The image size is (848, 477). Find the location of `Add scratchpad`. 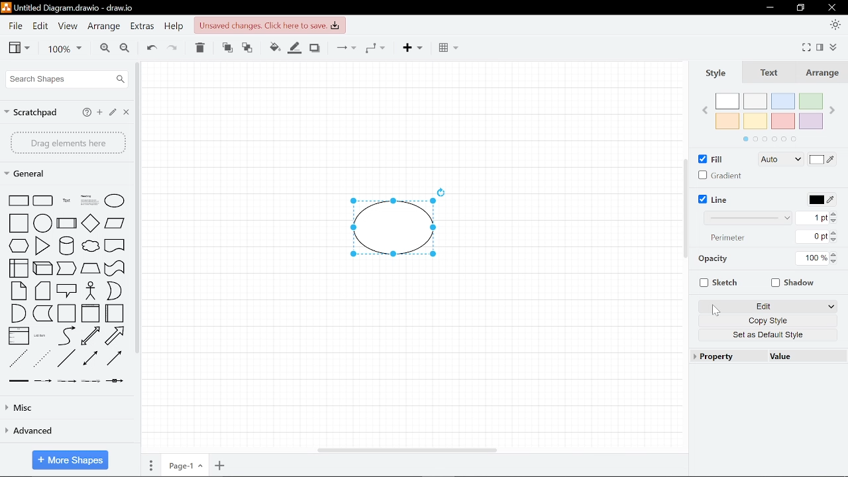

Add scratchpad is located at coordinates (101, 112).